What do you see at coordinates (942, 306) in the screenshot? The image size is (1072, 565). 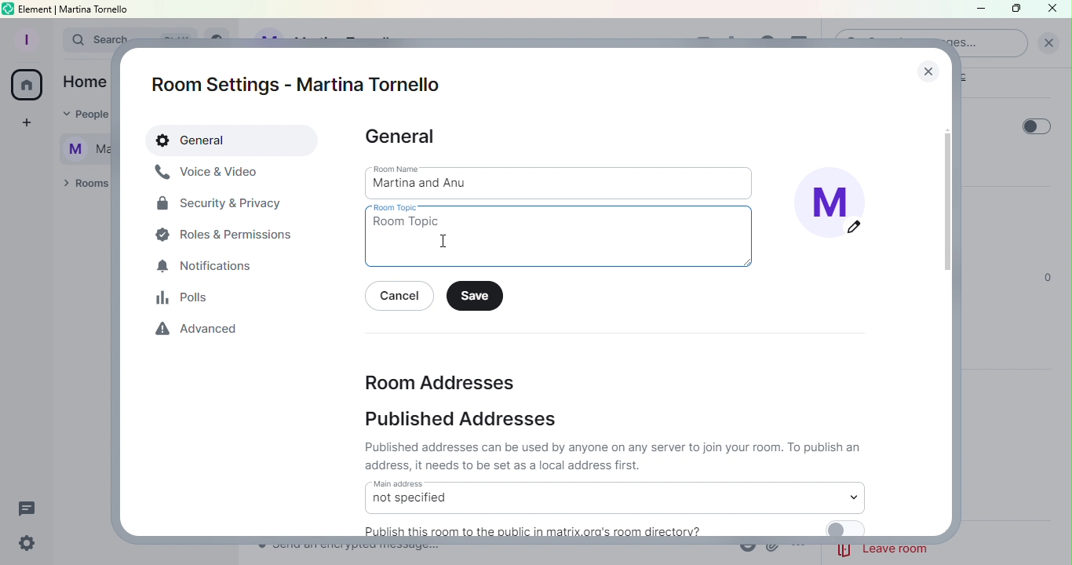 I see `Scroll bar` at bounding box center [942, 306].